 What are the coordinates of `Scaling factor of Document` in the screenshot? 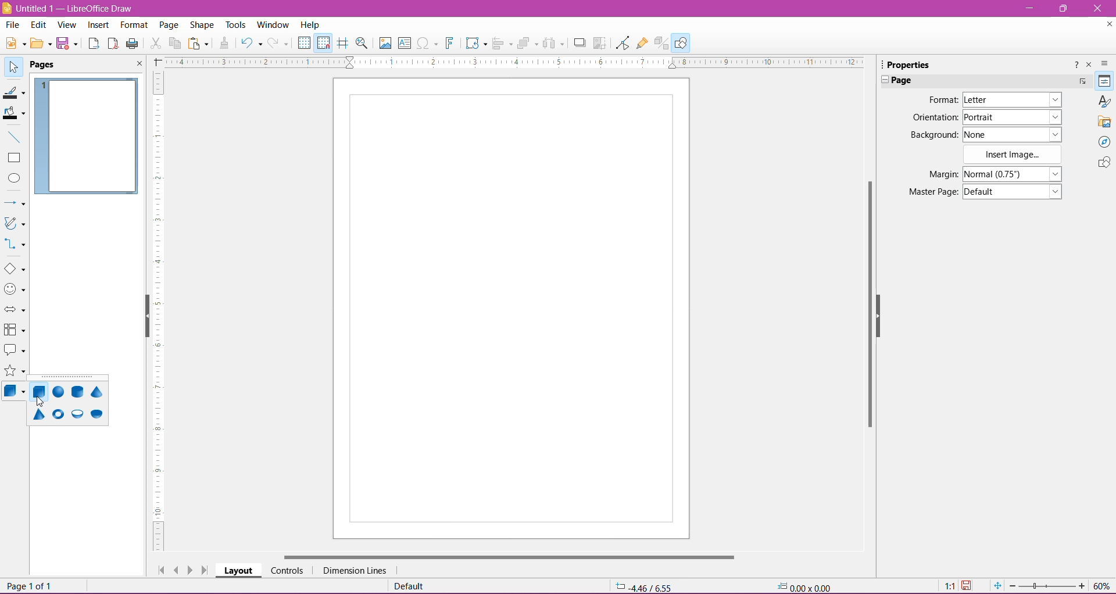 It's located at (949, 586).